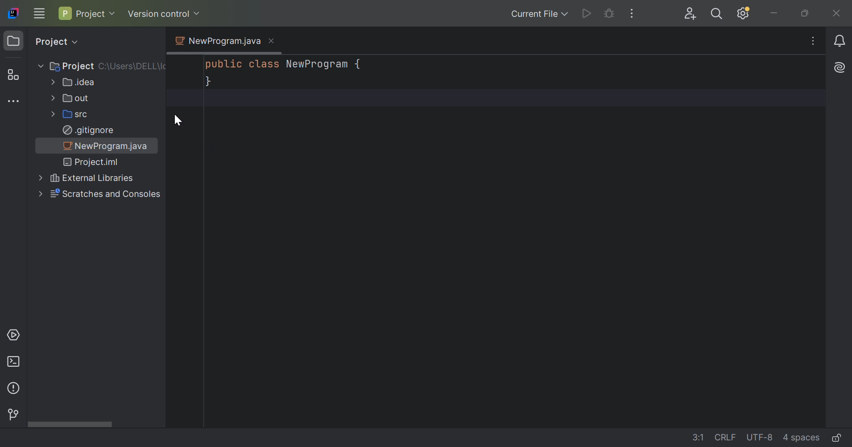 Image resolution: width=852 pixels, height=447 pixels. What do you see at coordinates (79, 114) in the screenshot?
I see `src` at bounding box center [79, 114].